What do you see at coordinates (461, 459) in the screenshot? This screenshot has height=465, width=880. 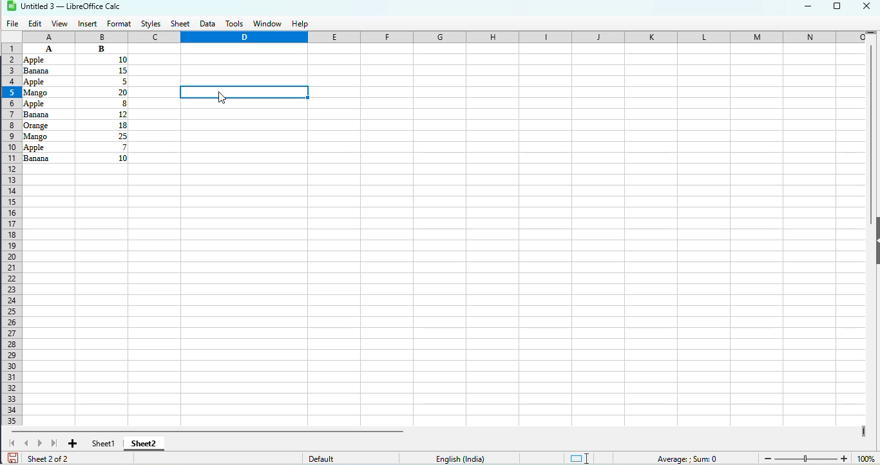 I see `text language` at bounding box center [461, 459].